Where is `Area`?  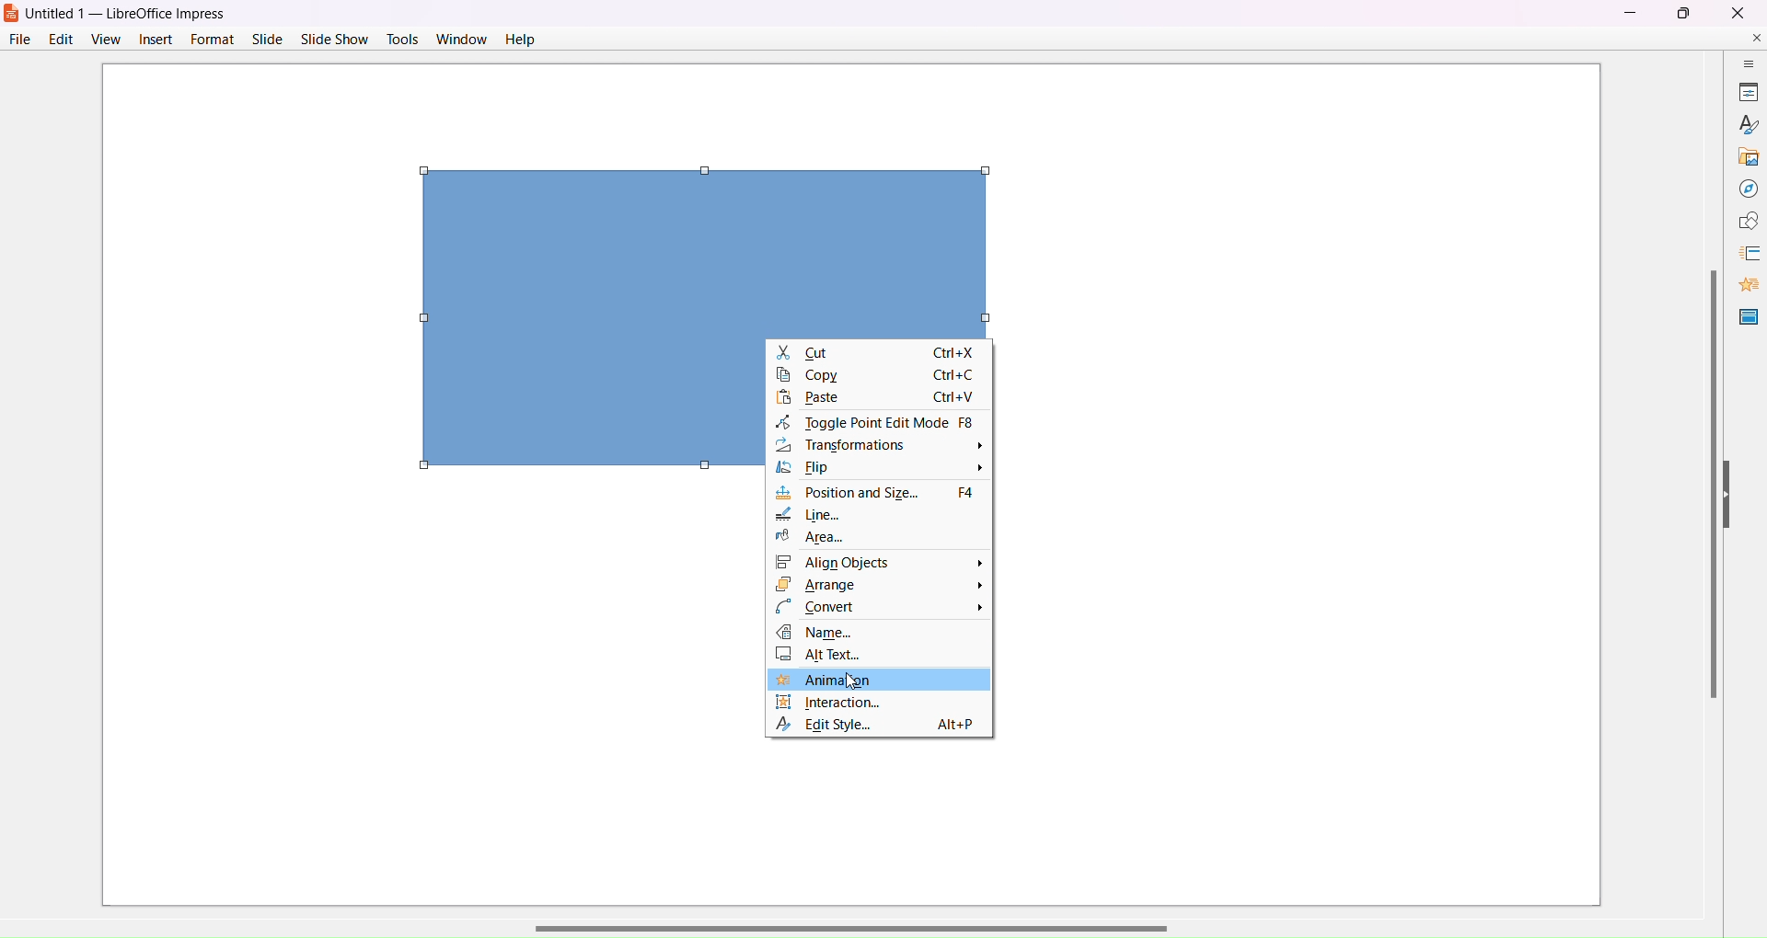 Area is located at coordinates (812, 536).